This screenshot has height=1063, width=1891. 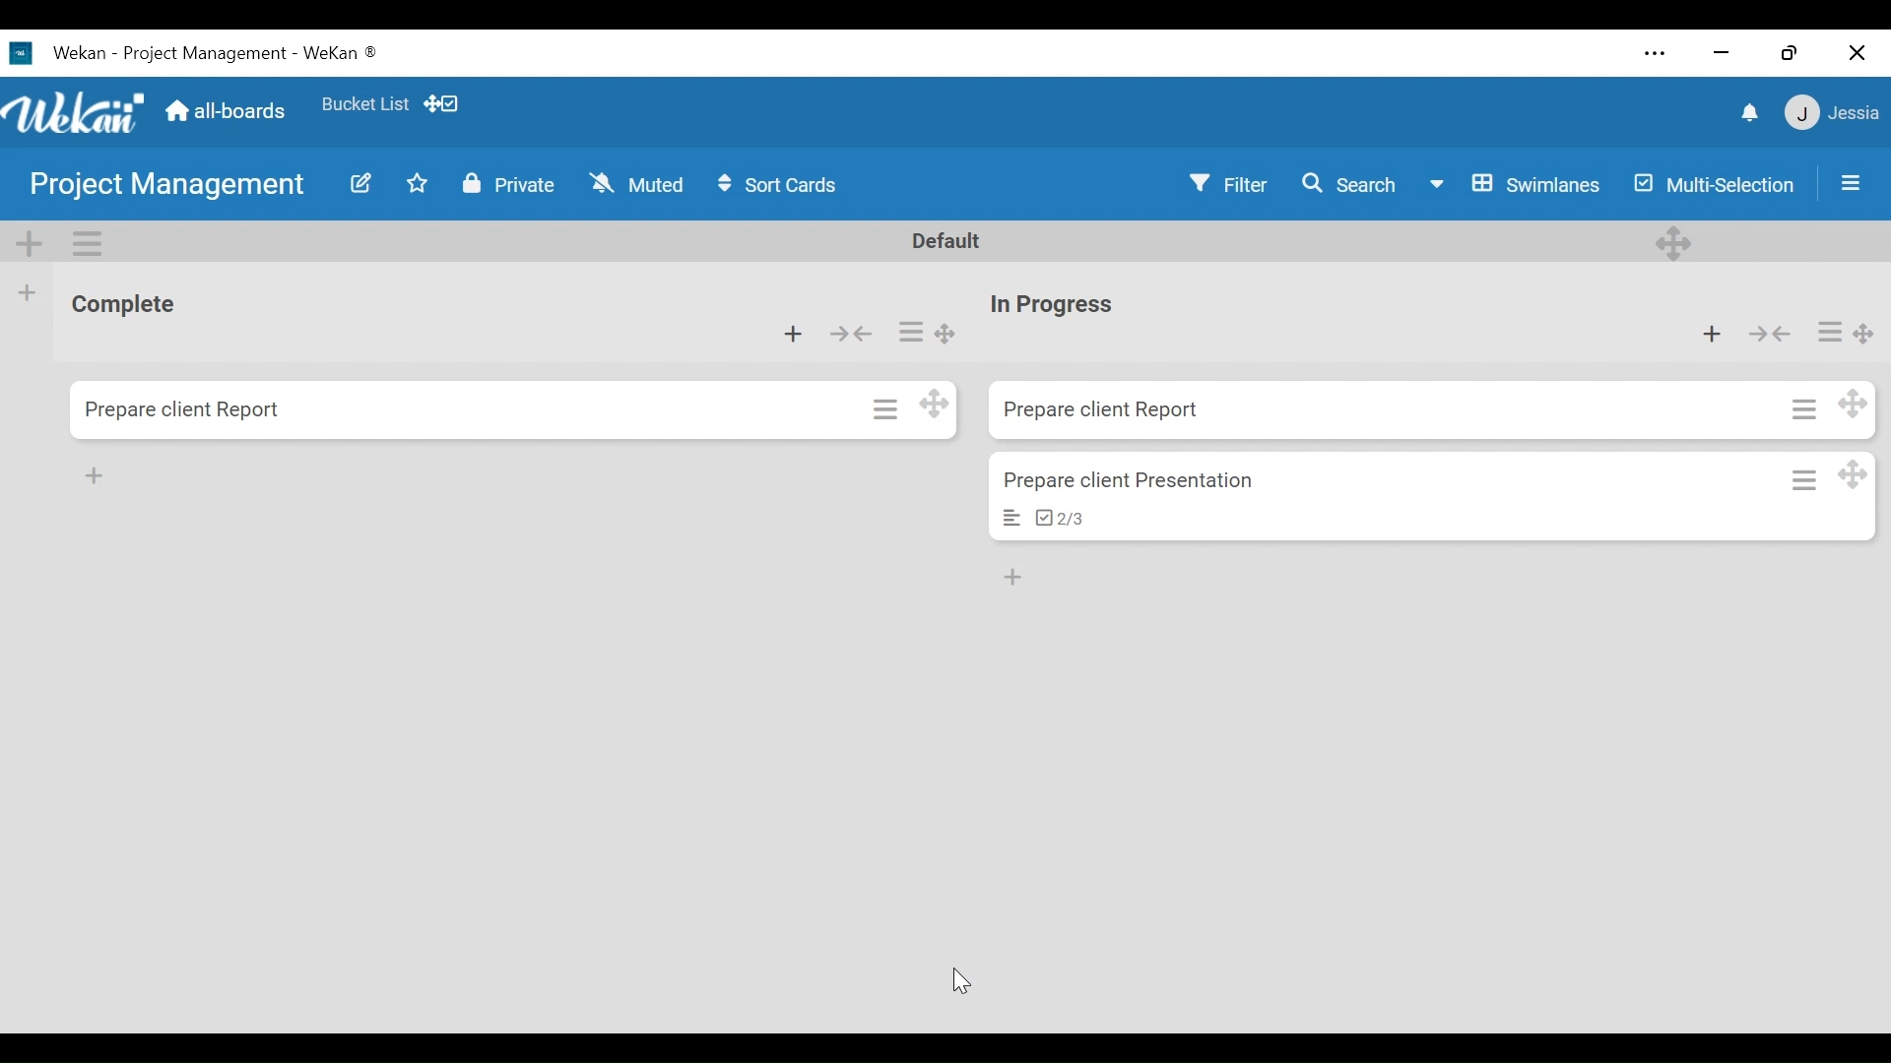 What do you see at coordinates (1837, 183) in the screenshot?
I see `Sidebar` at bounding box center [1837, 183].